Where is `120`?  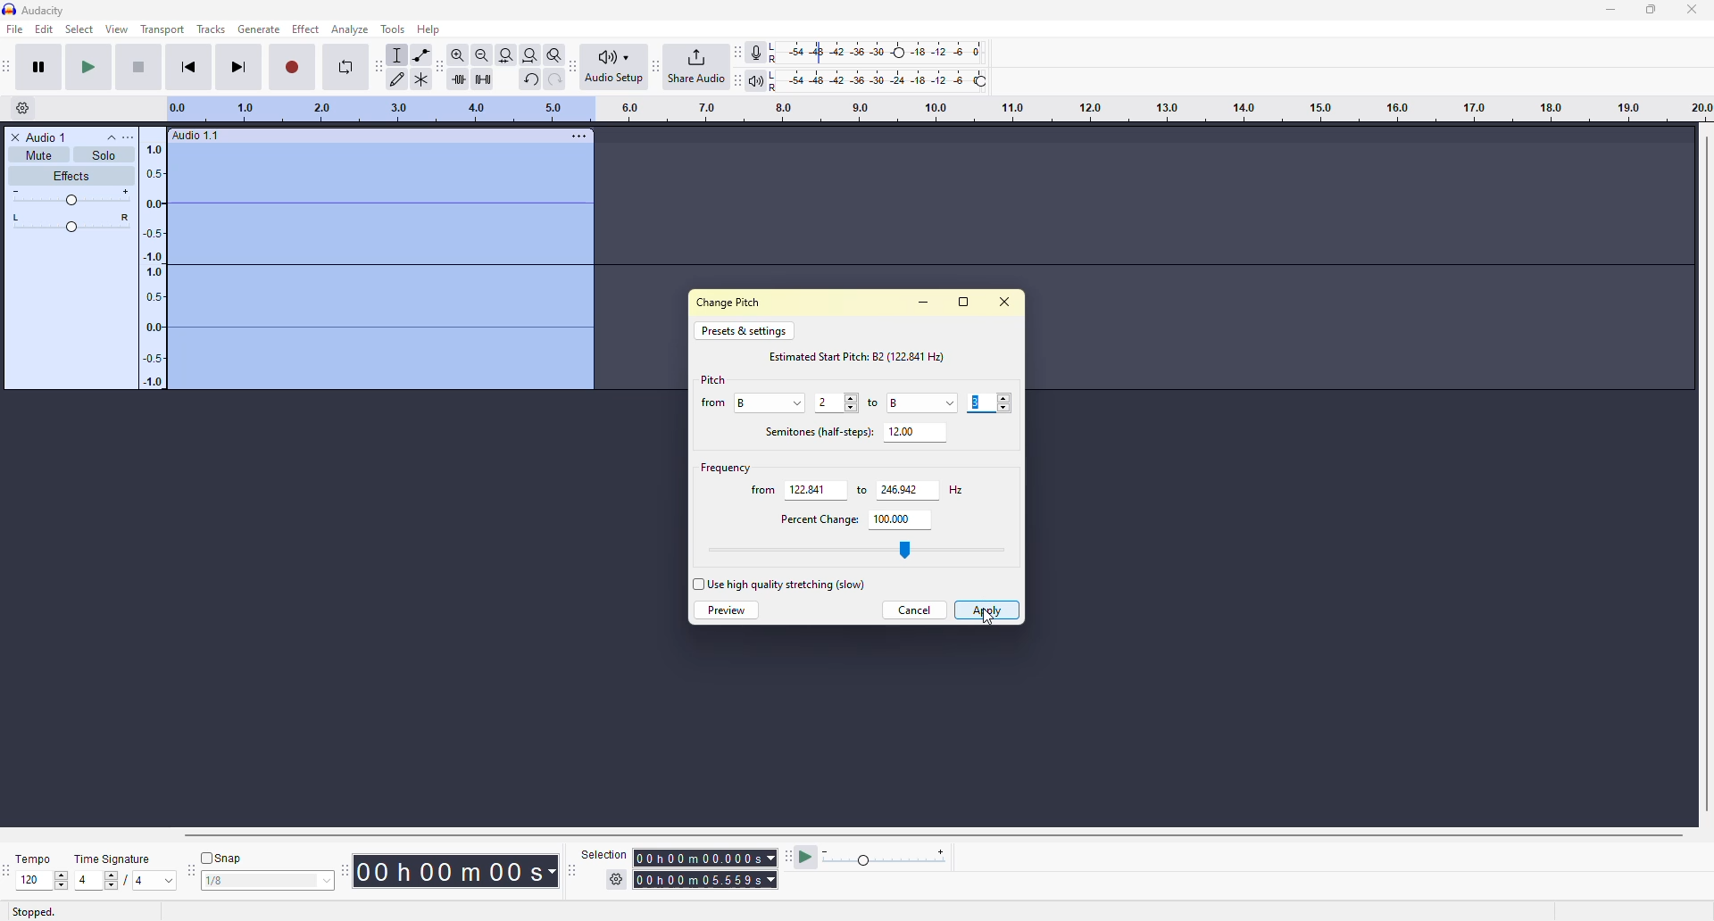
120 is located at coordinates (32, 879).